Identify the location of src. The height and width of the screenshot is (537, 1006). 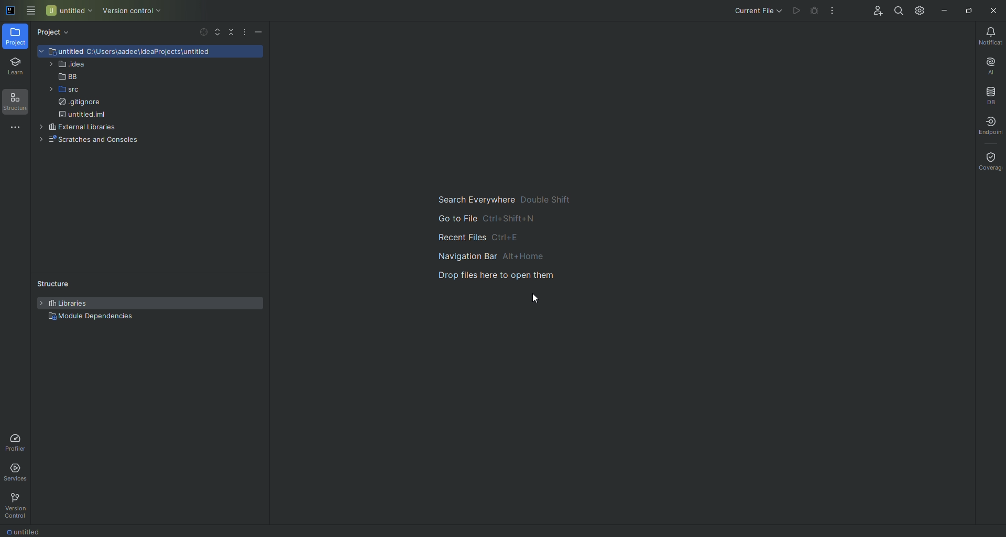
(60, 91).